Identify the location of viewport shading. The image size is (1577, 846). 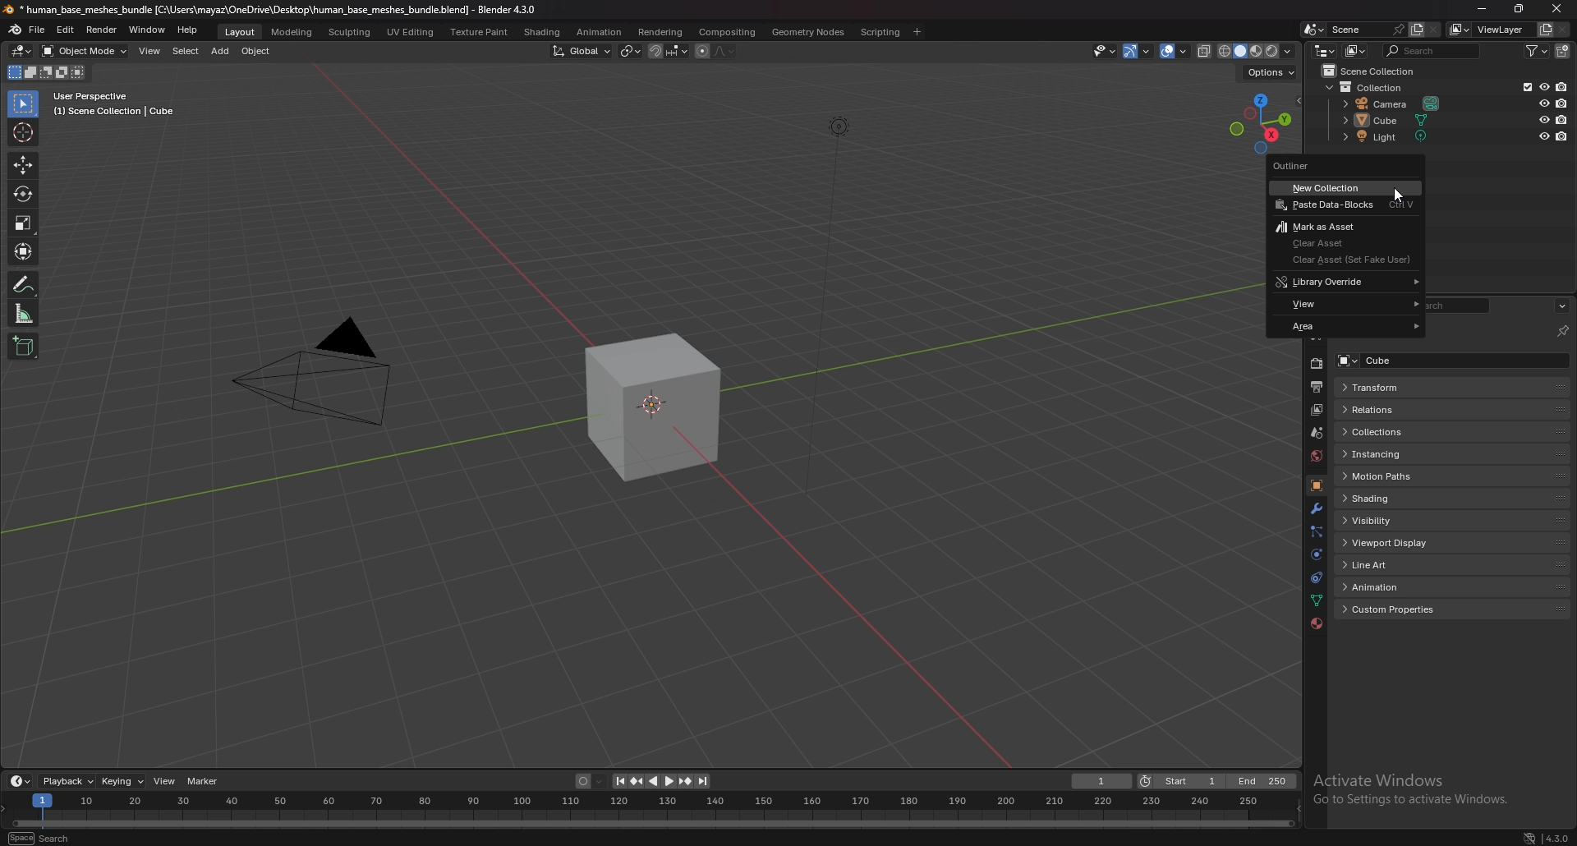
(1248, 50).